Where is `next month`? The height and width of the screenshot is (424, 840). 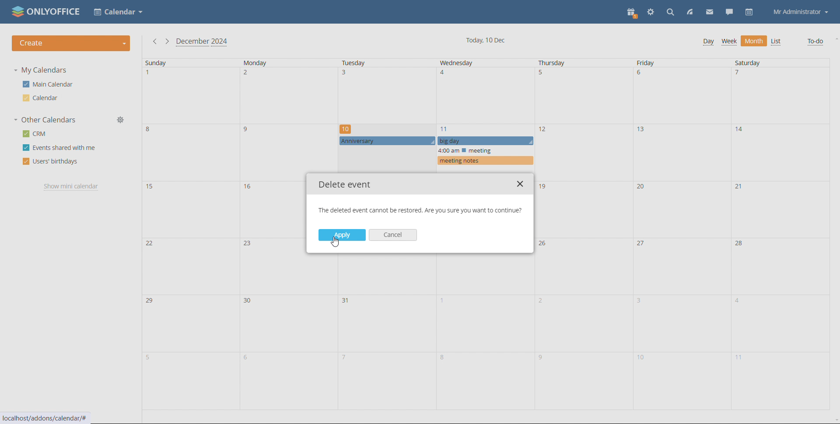 next month is located at coordinates (167, 41).